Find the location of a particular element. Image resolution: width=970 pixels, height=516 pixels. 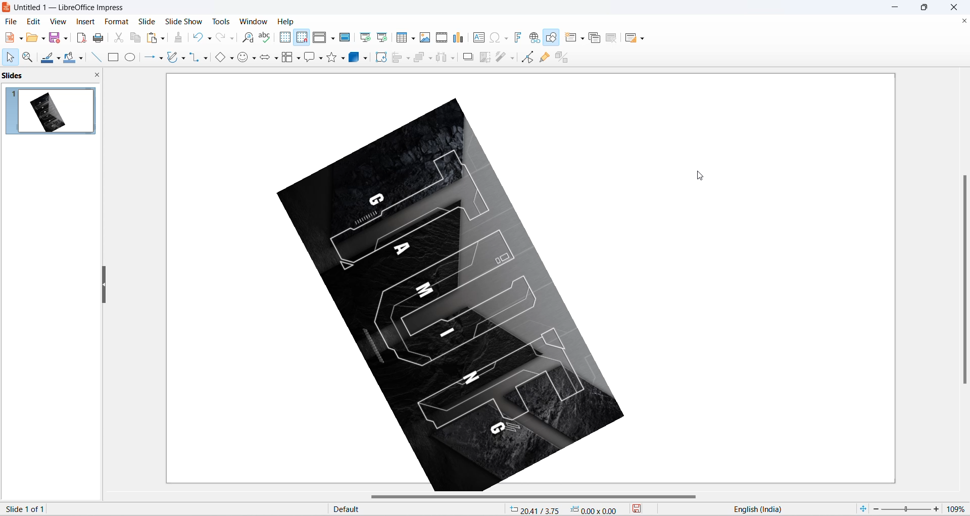

basic shapes is located at coordinates (218, 58).